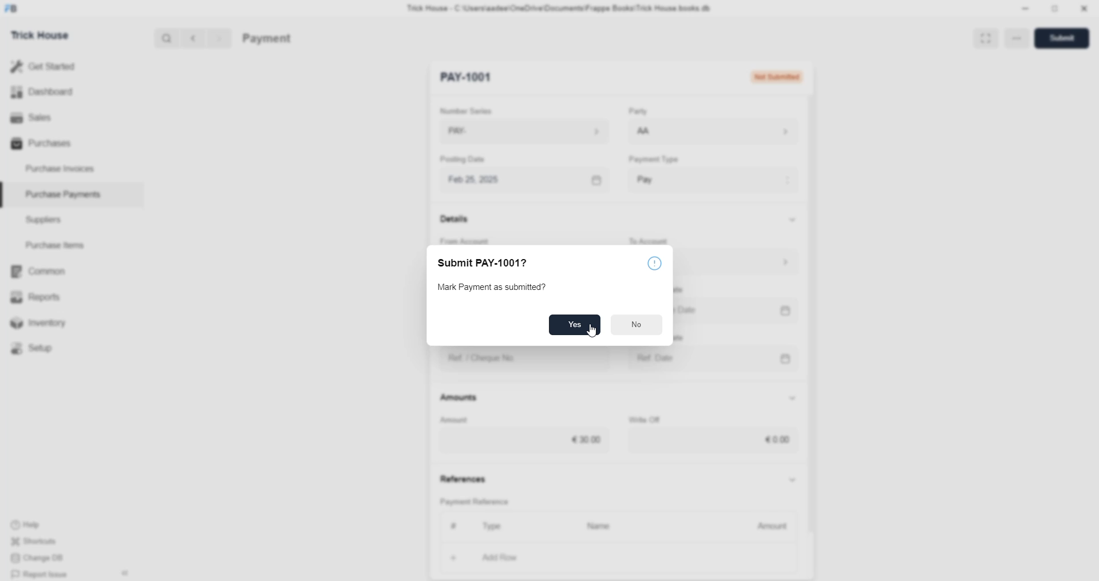 The height and width of the screenshot is (581, 1099). Describe the element at coordinates (44, 65) in the screenshot. I see ` Get Started` at that location.